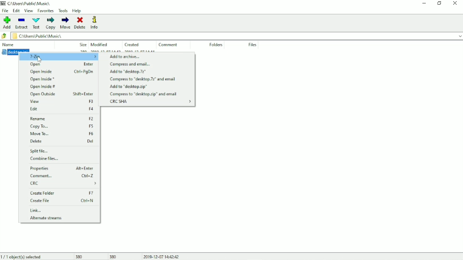 This screenshot has width=463, height=260. Describe the element at coordinates (455, 3) in the screenshot. I see `Close` at that location.